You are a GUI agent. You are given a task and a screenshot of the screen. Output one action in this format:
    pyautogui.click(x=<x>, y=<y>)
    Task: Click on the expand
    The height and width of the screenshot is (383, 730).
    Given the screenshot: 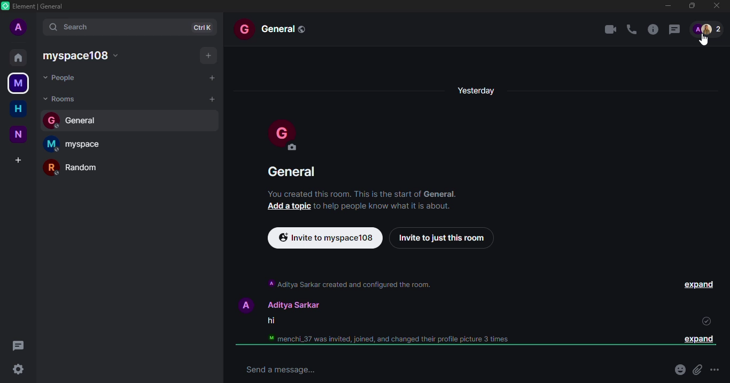 What is the action you would take?
    pyautogui.click(x=701, y=285)
    